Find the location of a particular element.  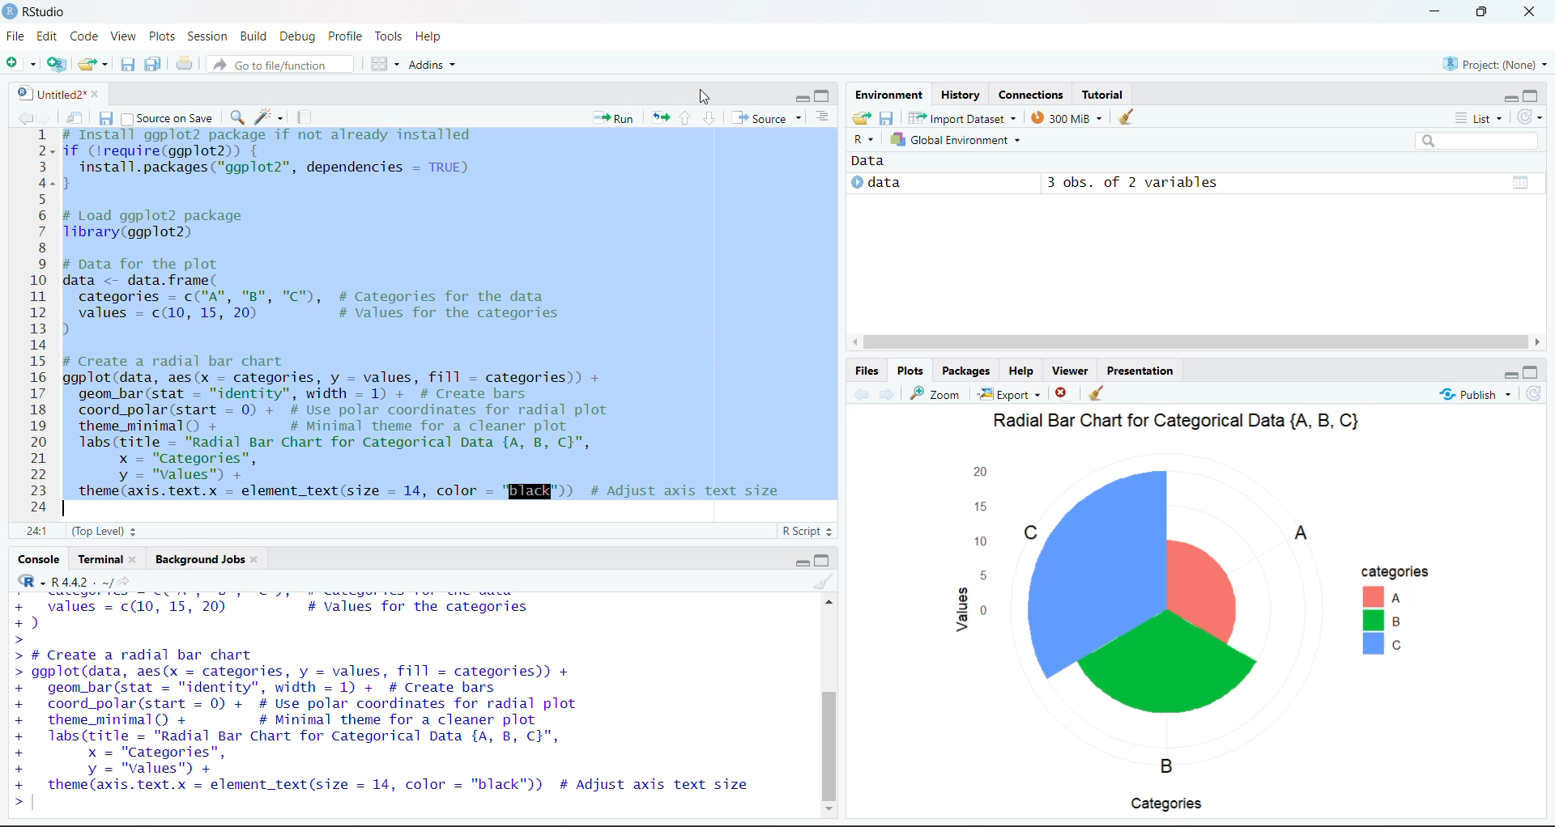

value of matrix is located at coordinates (1523, 184).